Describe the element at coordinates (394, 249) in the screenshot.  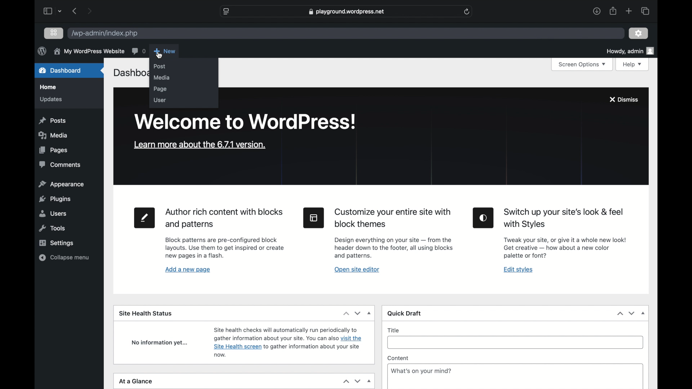
I see `site editor tool information` at that location.